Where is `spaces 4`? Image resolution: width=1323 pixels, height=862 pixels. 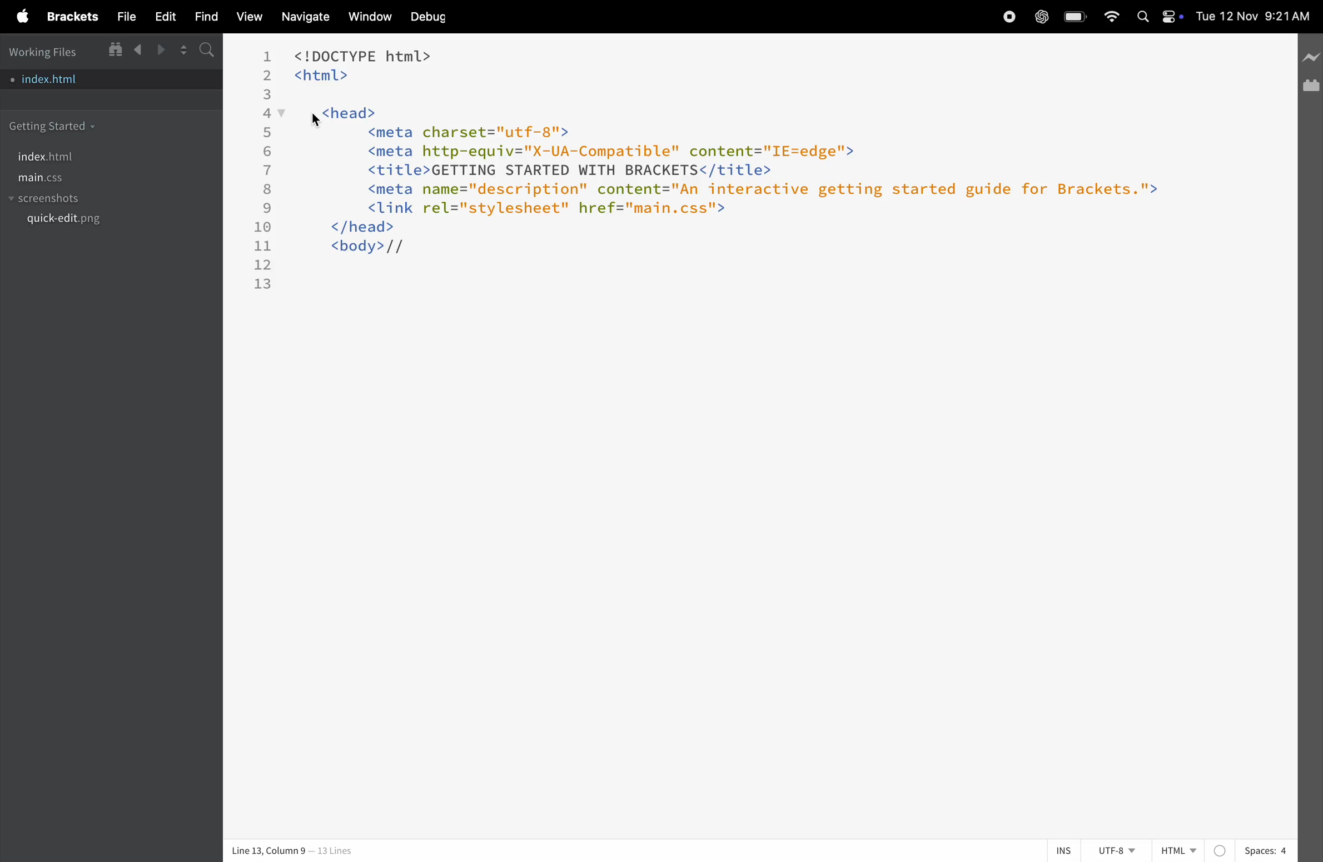 spaces 4 is located at coordinates (1265, 850).